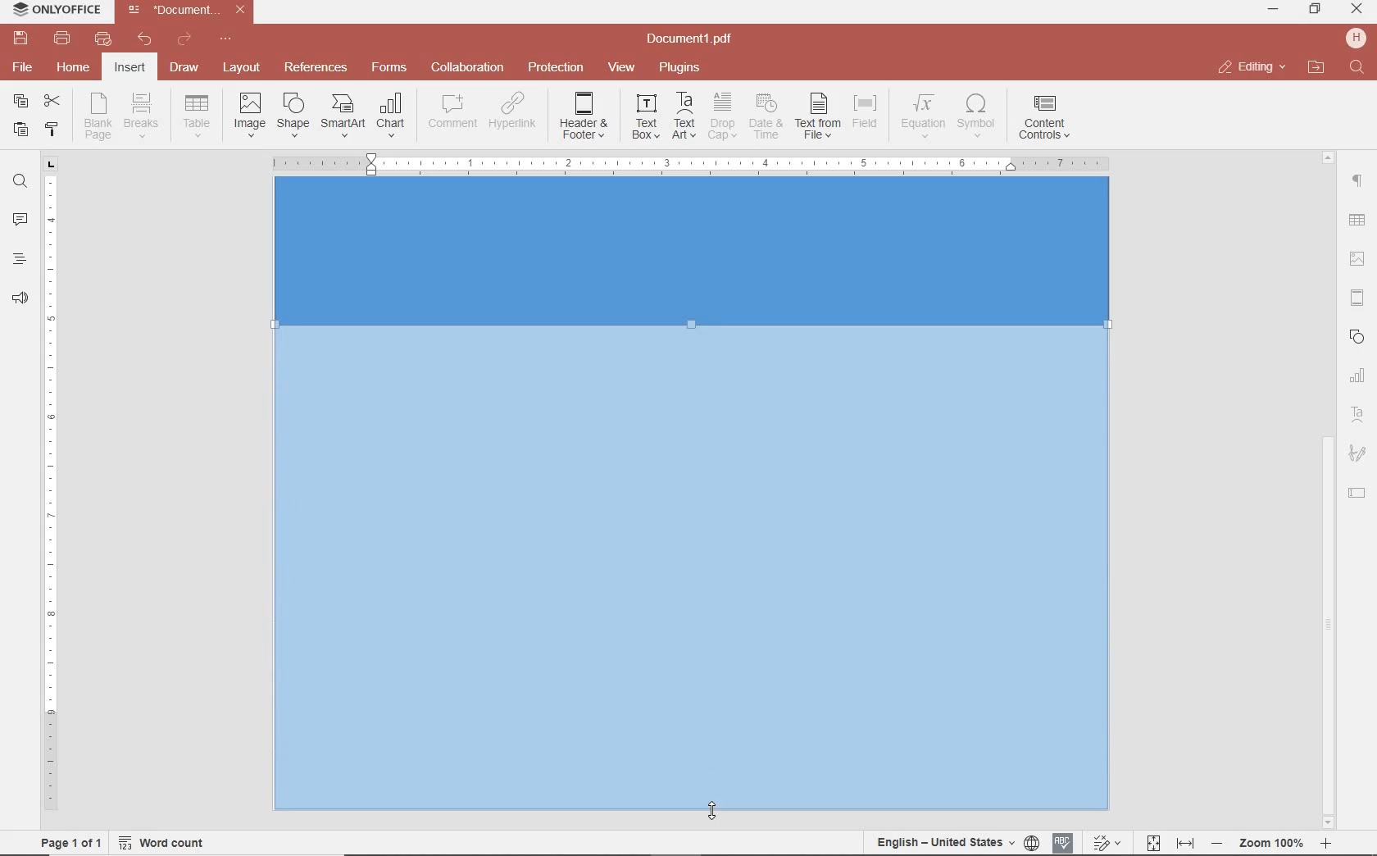  What do you see at coordinates (1358, 261) in the screenshot?
I see `IMAGE` at bounding box center [1358, 261].